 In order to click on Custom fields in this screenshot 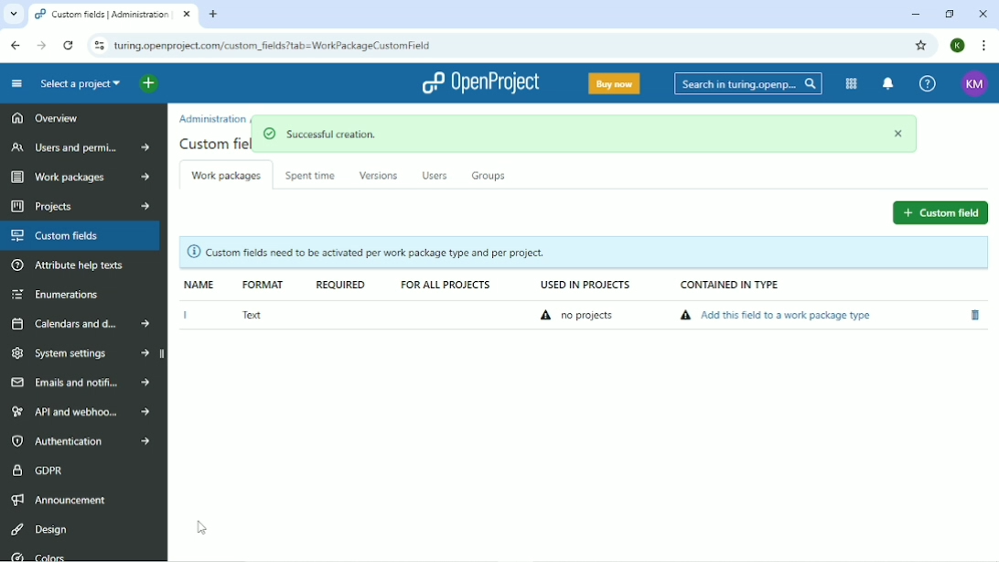, I will do `click(81, 236)`.